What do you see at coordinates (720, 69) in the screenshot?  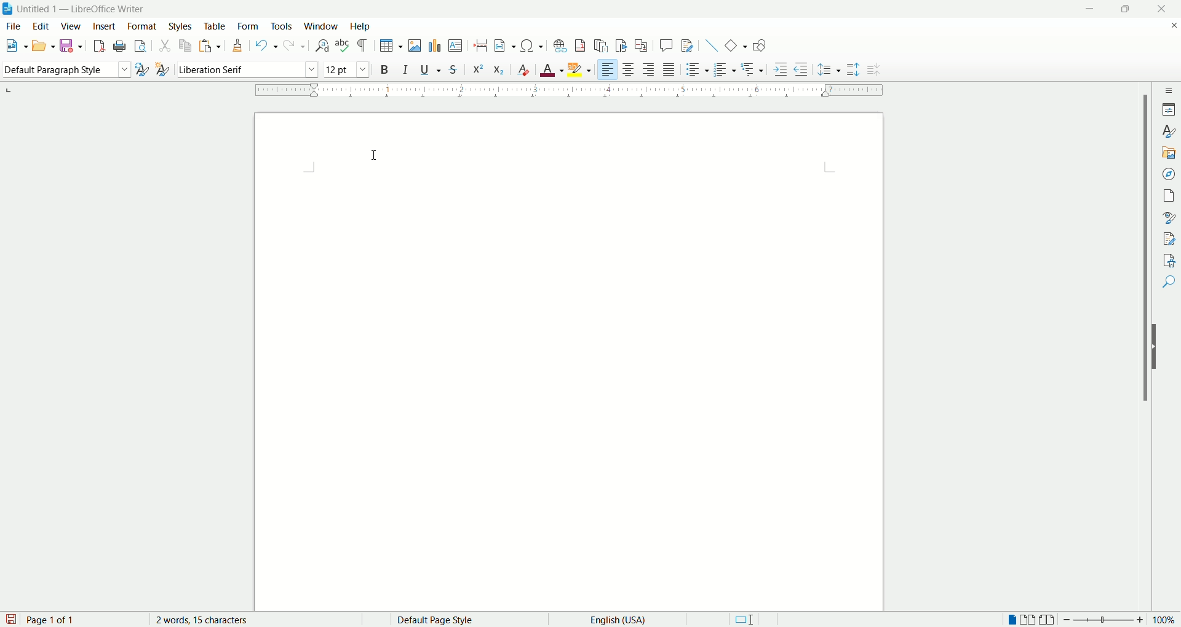 I see `ordered list` at bounding box center [720, 69].